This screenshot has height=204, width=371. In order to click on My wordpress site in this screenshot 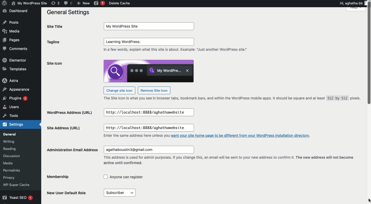, I will do `click(29, 3)`.